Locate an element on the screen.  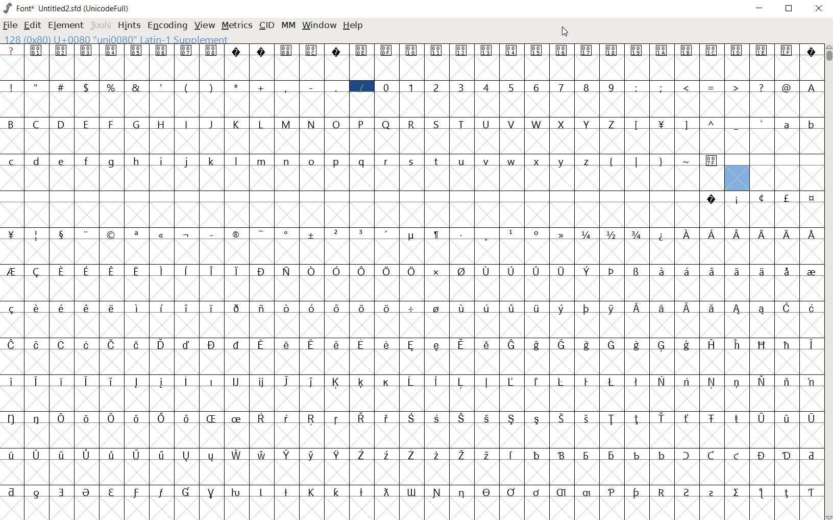
glyph is located at coordinates (687, 50).